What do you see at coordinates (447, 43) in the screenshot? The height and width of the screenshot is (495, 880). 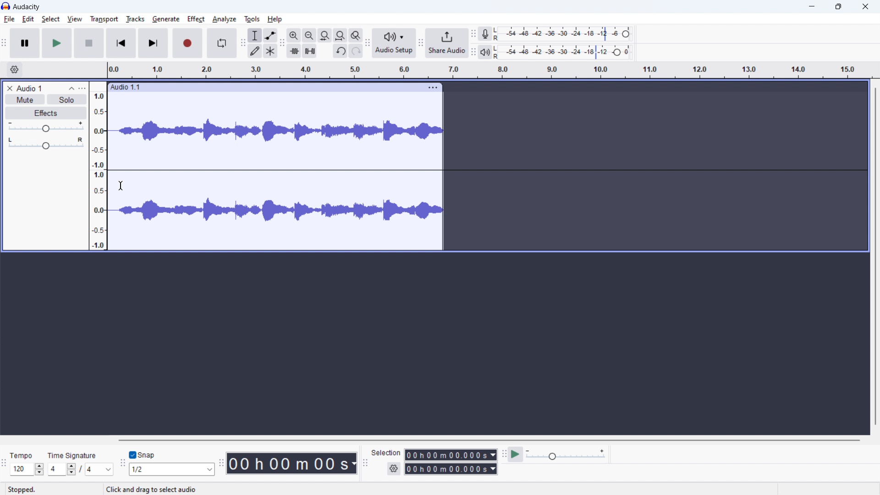 I see `share audio` at bounding box center [447, 43].